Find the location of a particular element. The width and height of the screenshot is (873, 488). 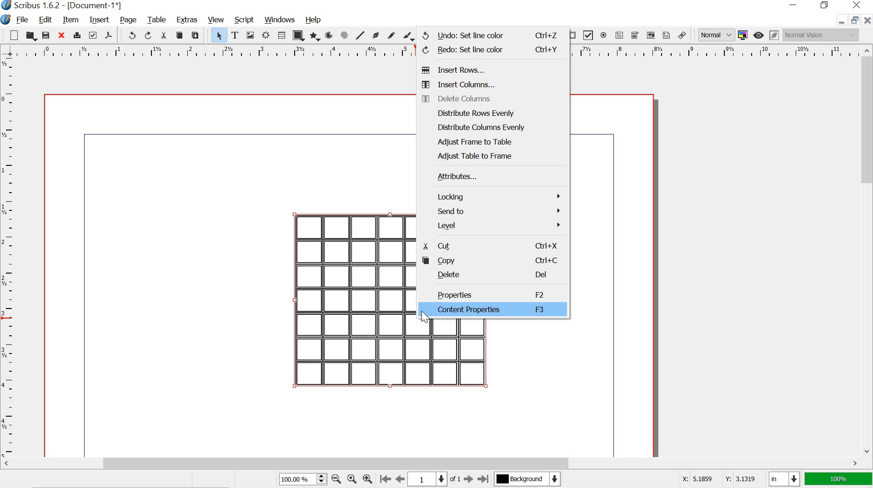

render frame is located at coordinates (265, 36).